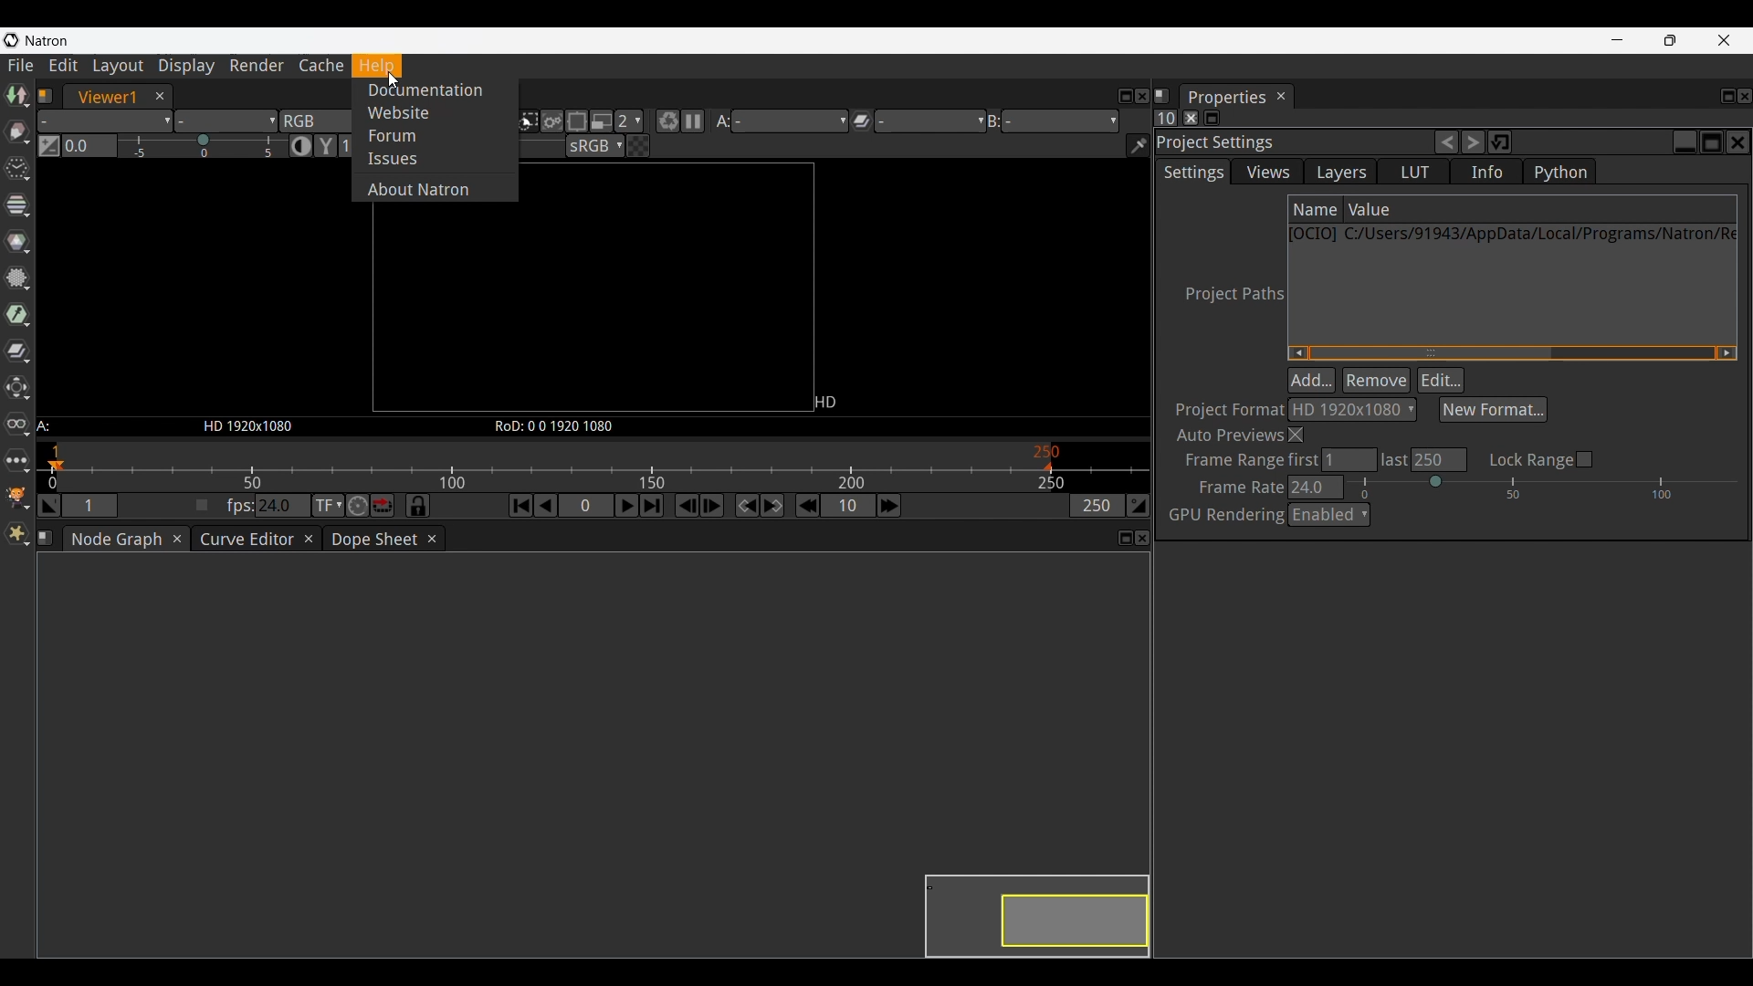 This screenshot has height=986, width=1753. Describe the element at coordinates (1352, 410) in the screenshot. I see `HD 1920 x 1080` at that location.